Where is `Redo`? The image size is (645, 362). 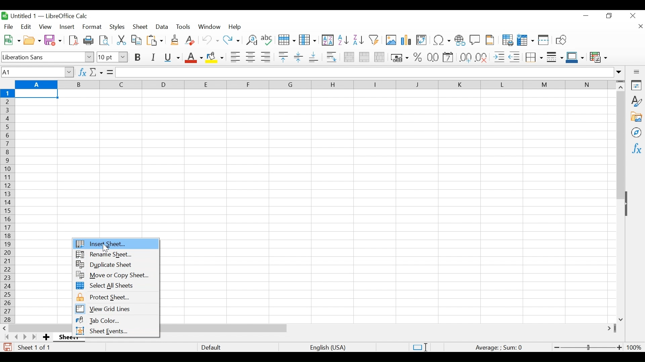
Redo is located at coordinates (231, 40).